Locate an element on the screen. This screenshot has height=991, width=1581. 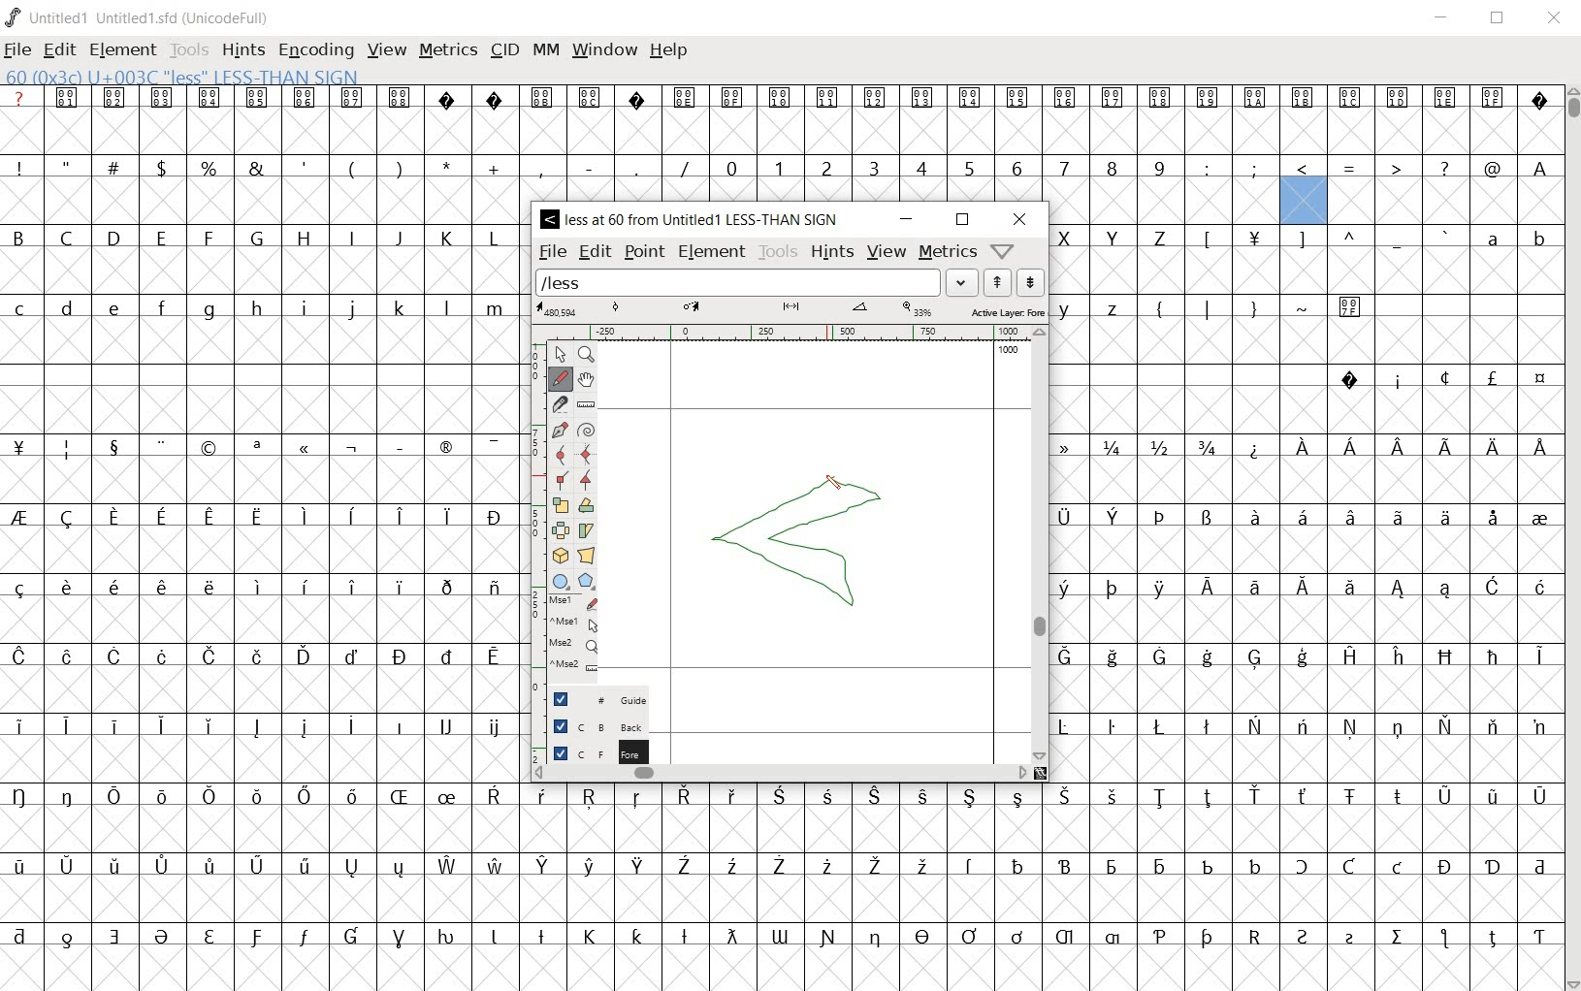
rectangle or ellipse is located at coordinates (564, 581).